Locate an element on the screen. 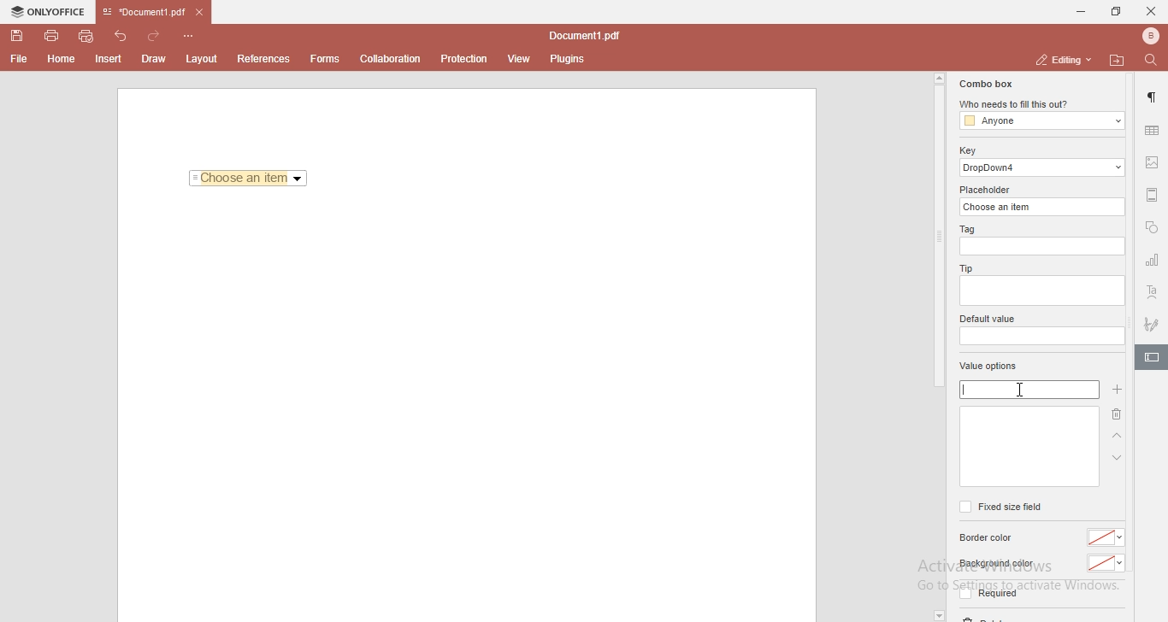 The height and width of the screenshot is (622, 1168). paragraph is located at coordinates (1153, 97).